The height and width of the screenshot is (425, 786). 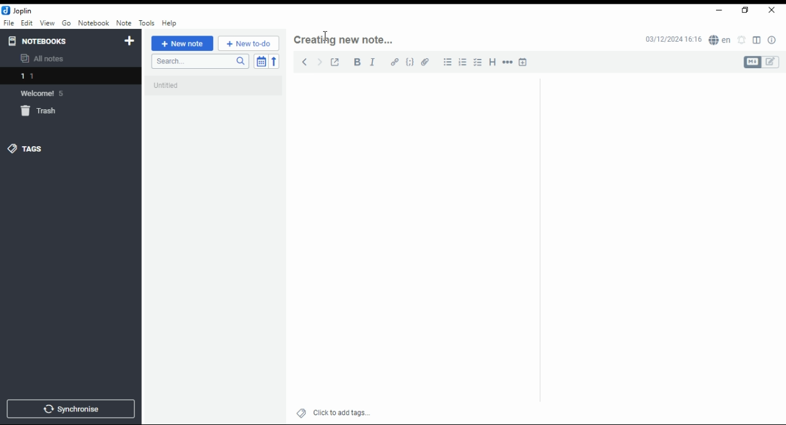 What do you see at coordinates (169, 23) in the screenshot?
I see `help` at bounding box center [169, 23].